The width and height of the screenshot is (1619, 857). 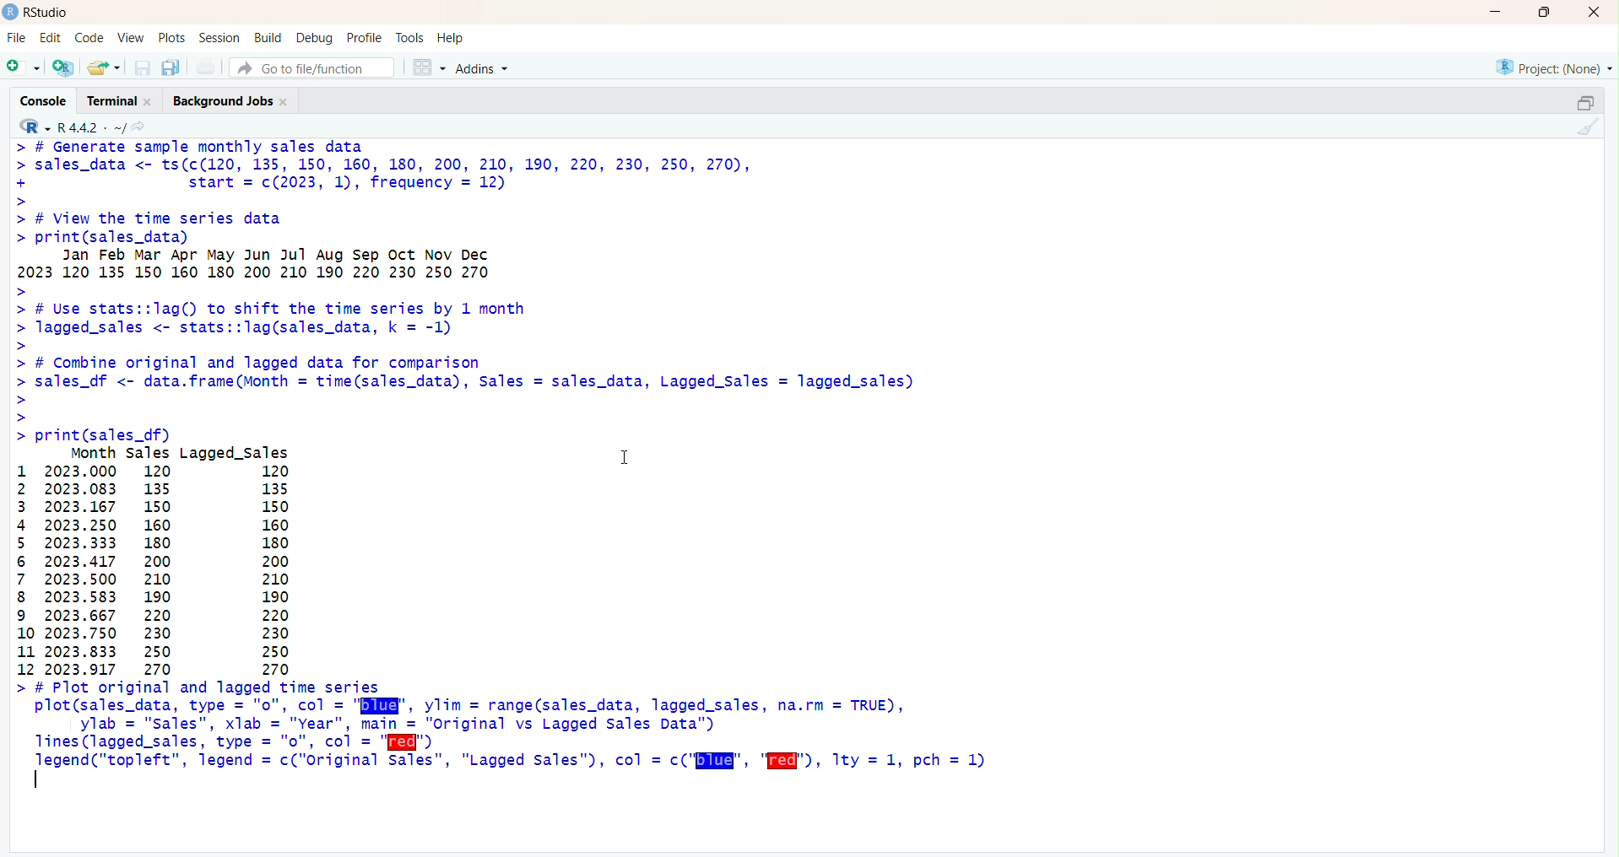 I want to click on workspace panes, so click(x=429, y=67).